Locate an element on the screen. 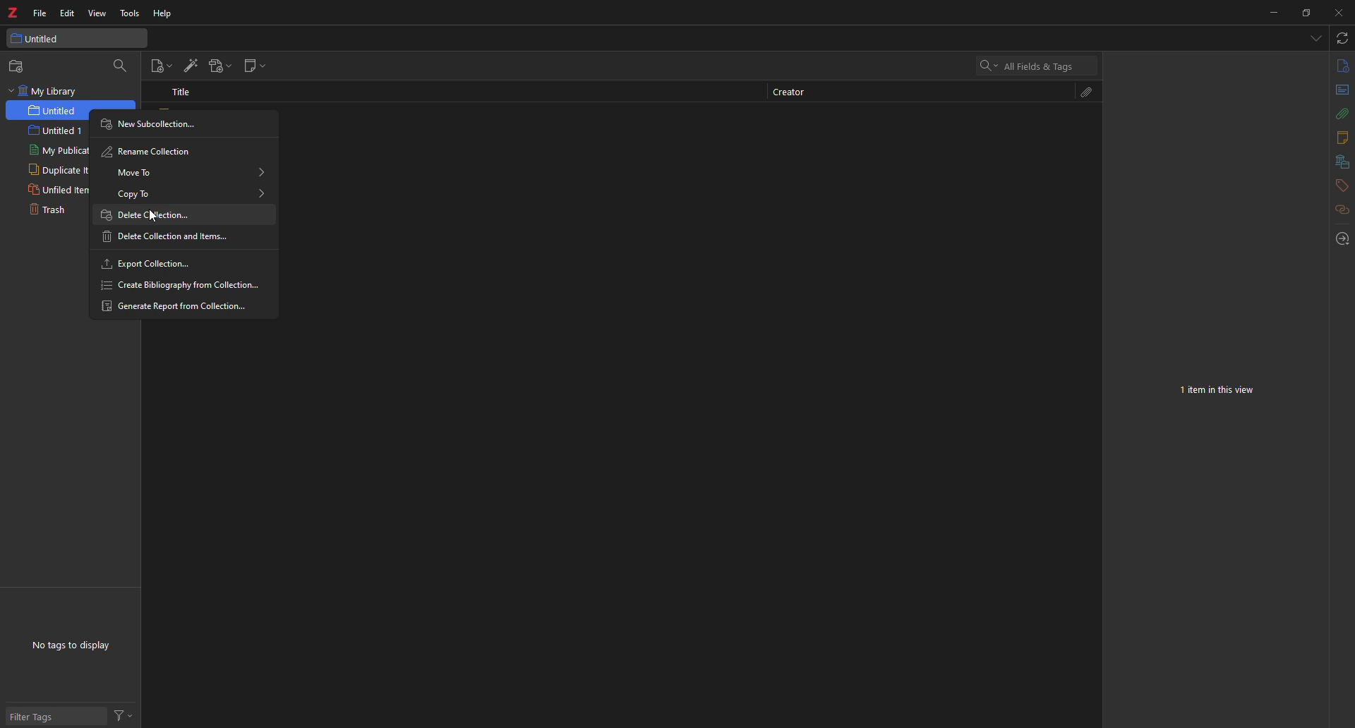 The image size is (1355, 728). new item is located at coordinates (159, 66).